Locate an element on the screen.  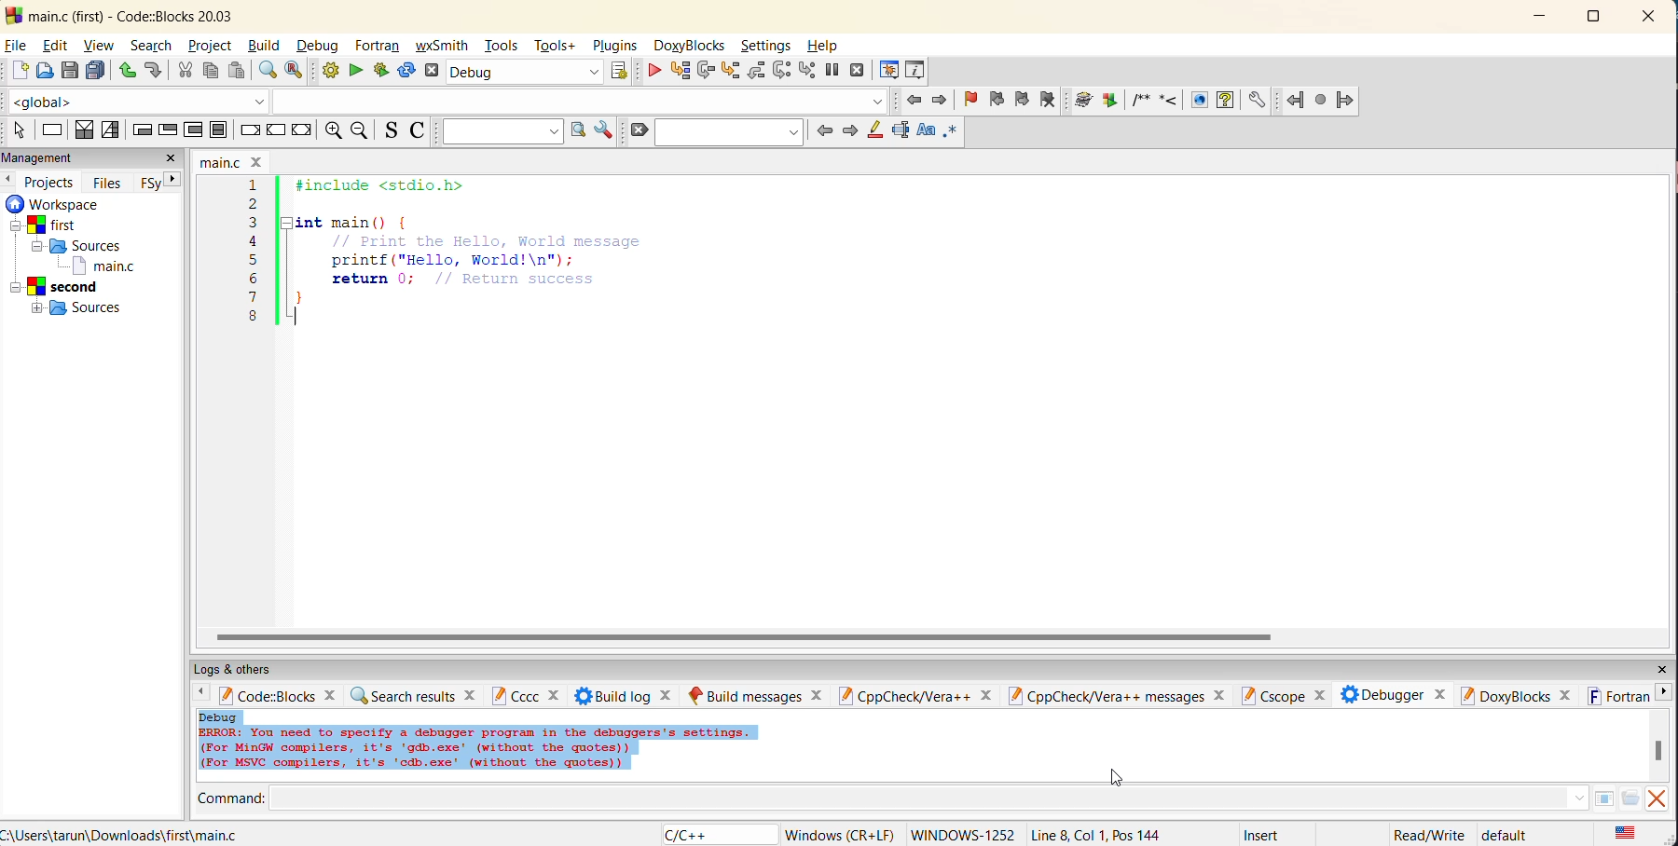
view is located at coordinates (98, 44).